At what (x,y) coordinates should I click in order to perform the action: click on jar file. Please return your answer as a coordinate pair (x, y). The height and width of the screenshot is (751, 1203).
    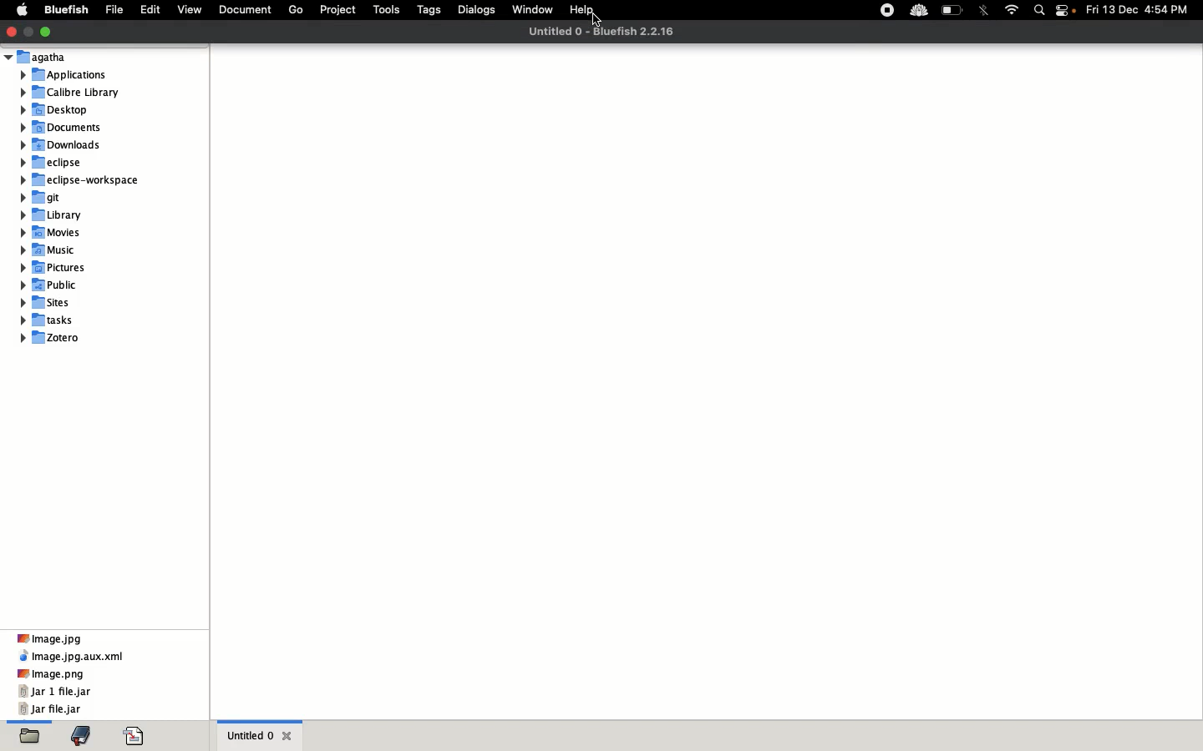
    Looking at the image, I should click on (52, 709).